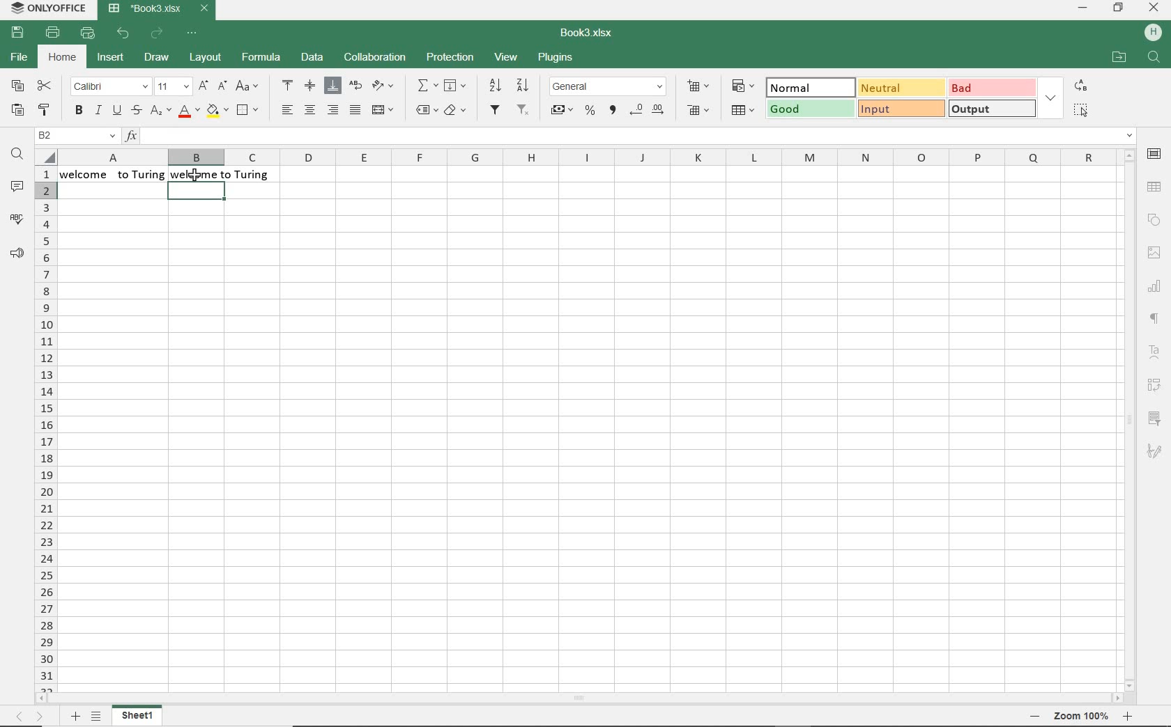 Image resolution: width=1171 pixels, height=727 pixels. I want to click on text, so click(112, 180).